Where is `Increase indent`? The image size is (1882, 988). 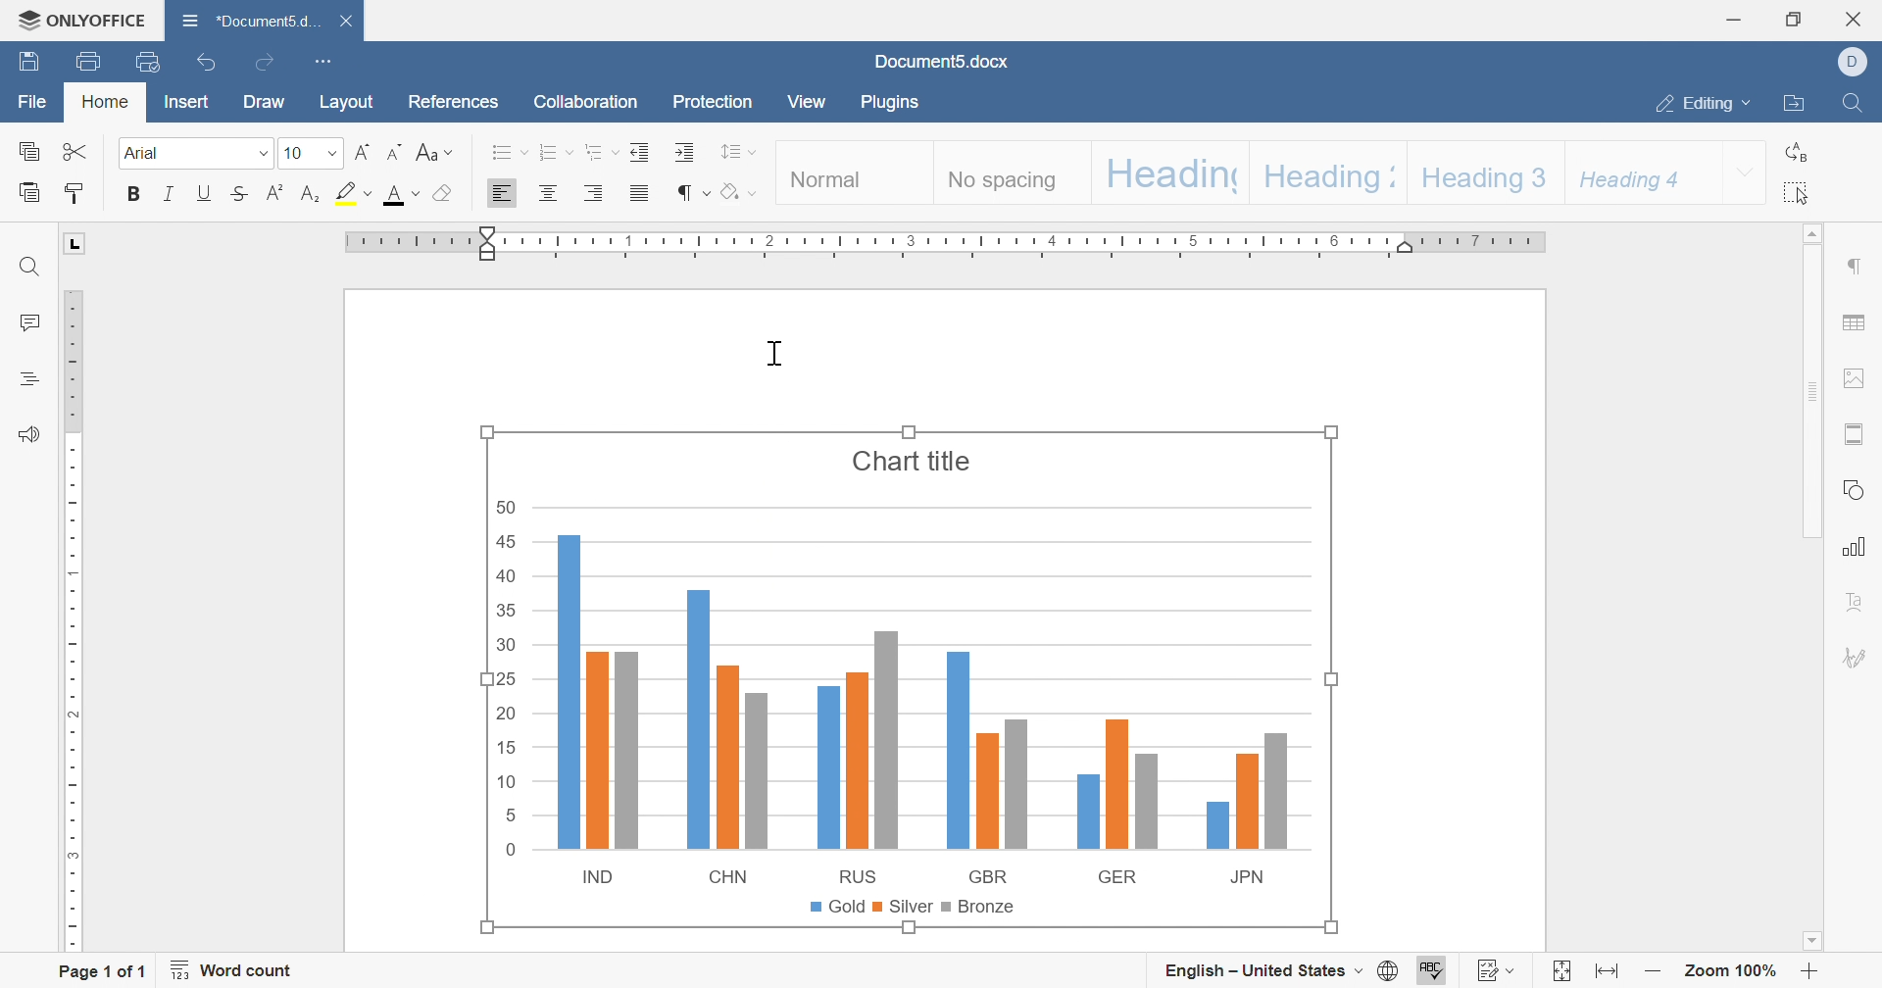
Increase indent is located at coordinates (687, 153).